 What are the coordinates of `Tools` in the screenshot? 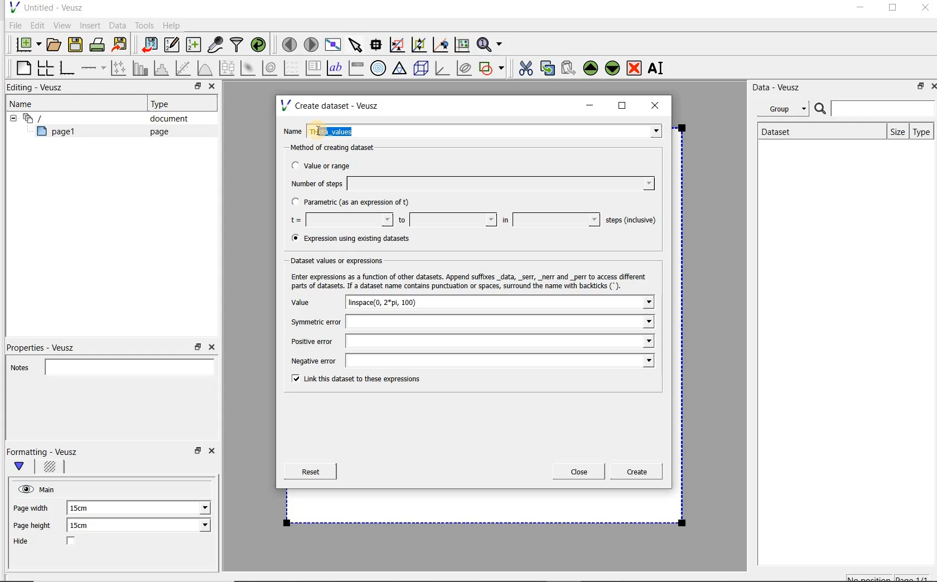 It's located at (143, 26).